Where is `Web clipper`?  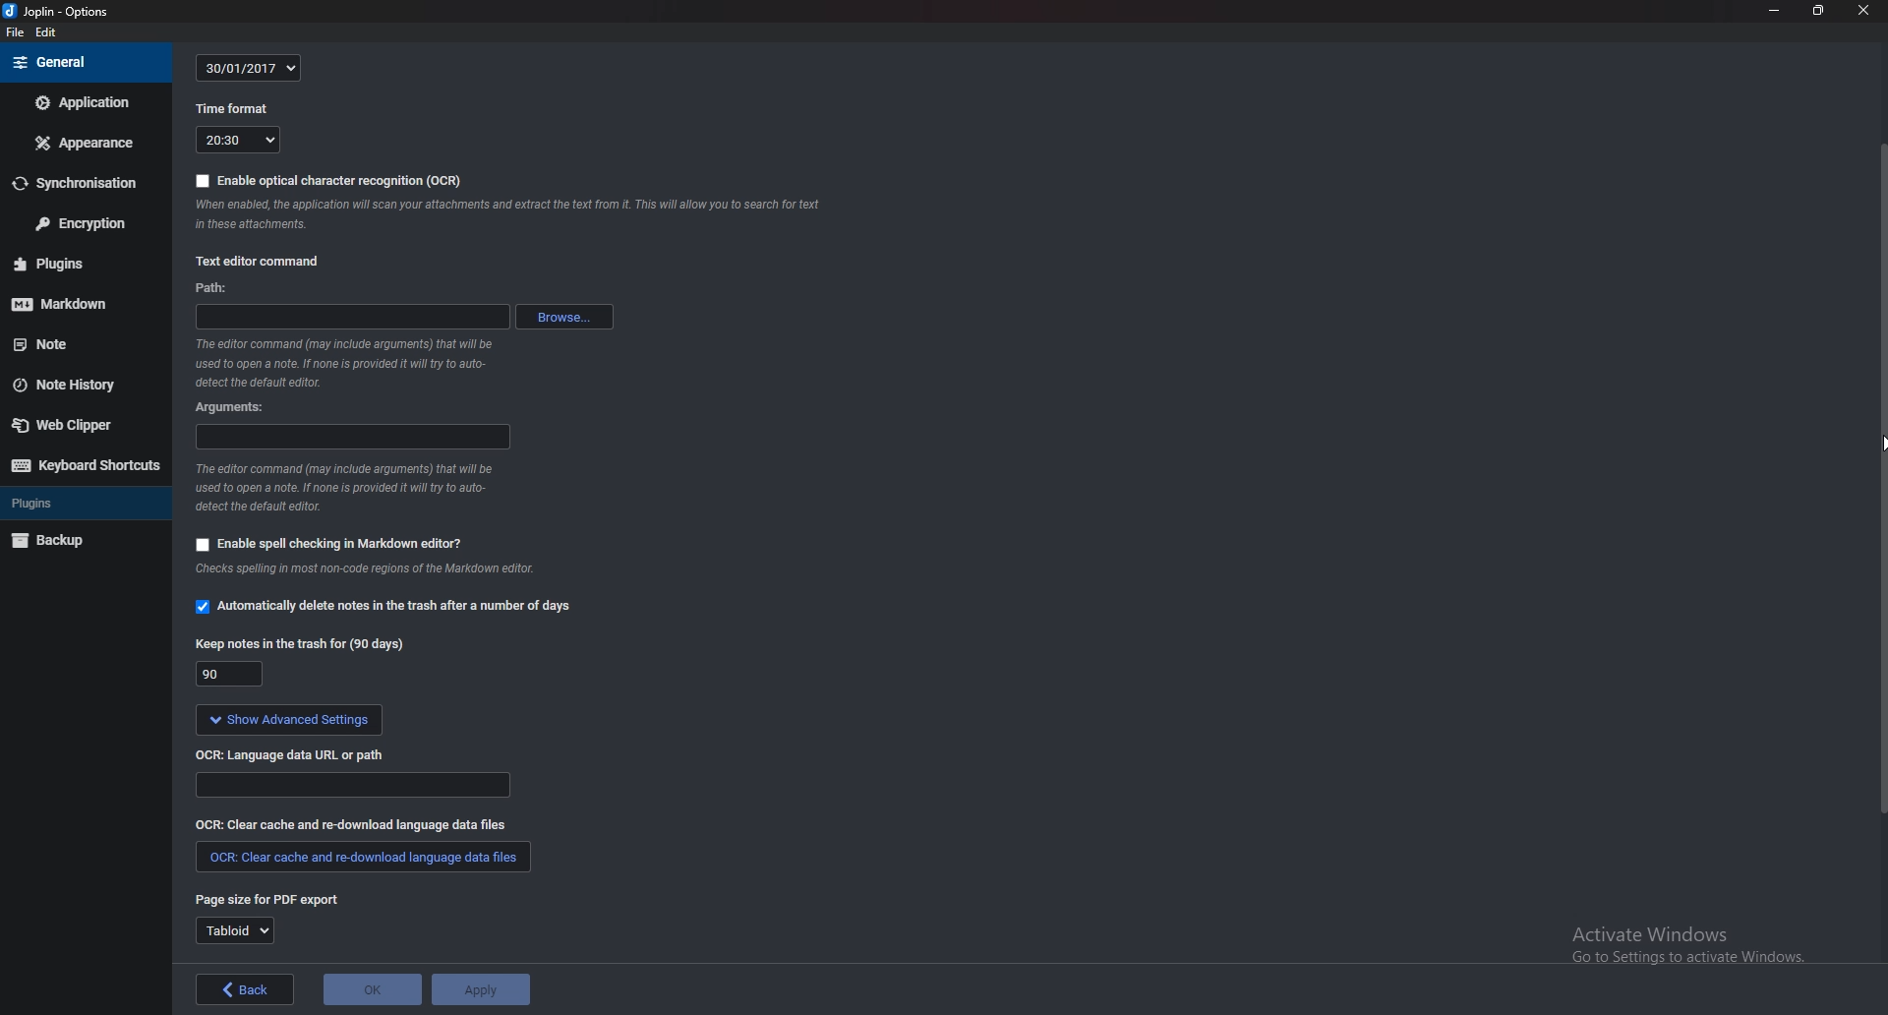 Web clipper is located at coordinates (81, 423).